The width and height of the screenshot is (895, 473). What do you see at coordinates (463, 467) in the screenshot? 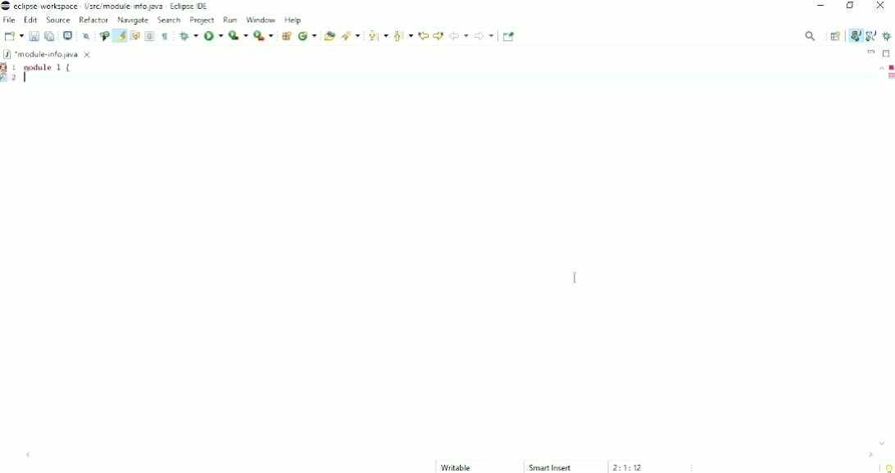
I see `Writable` at bounding box center [463, 467].